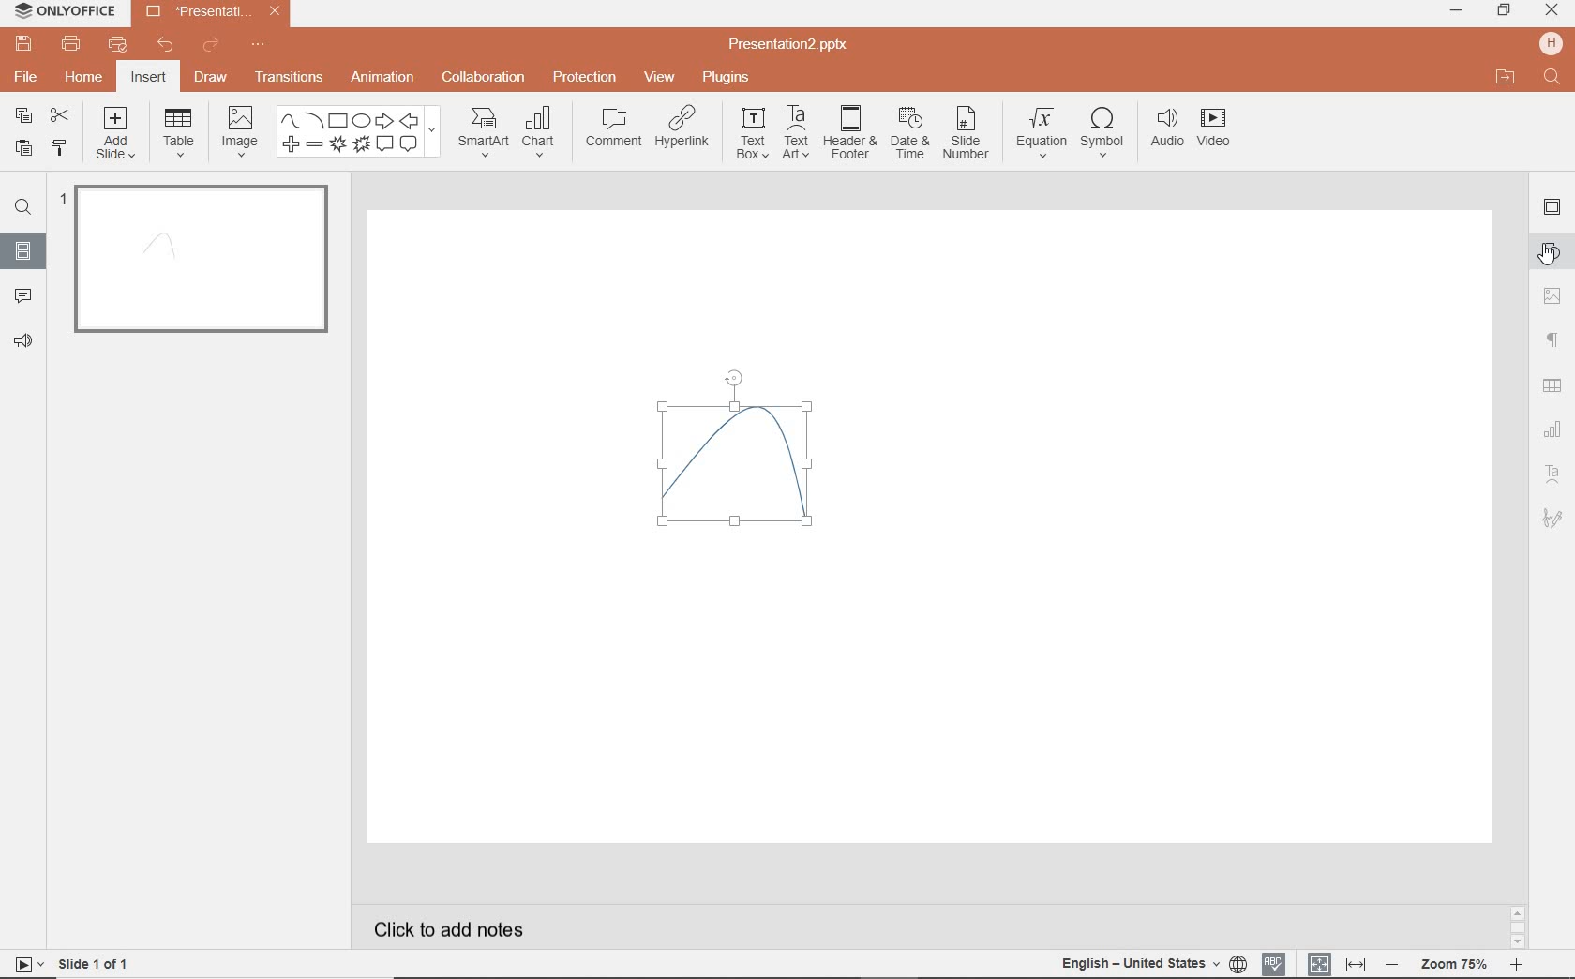 The image size is (1575, 979). Describe the element at coordinates (967, 138) in the screenshot. I see `SLIDE NUMBER` at that location.